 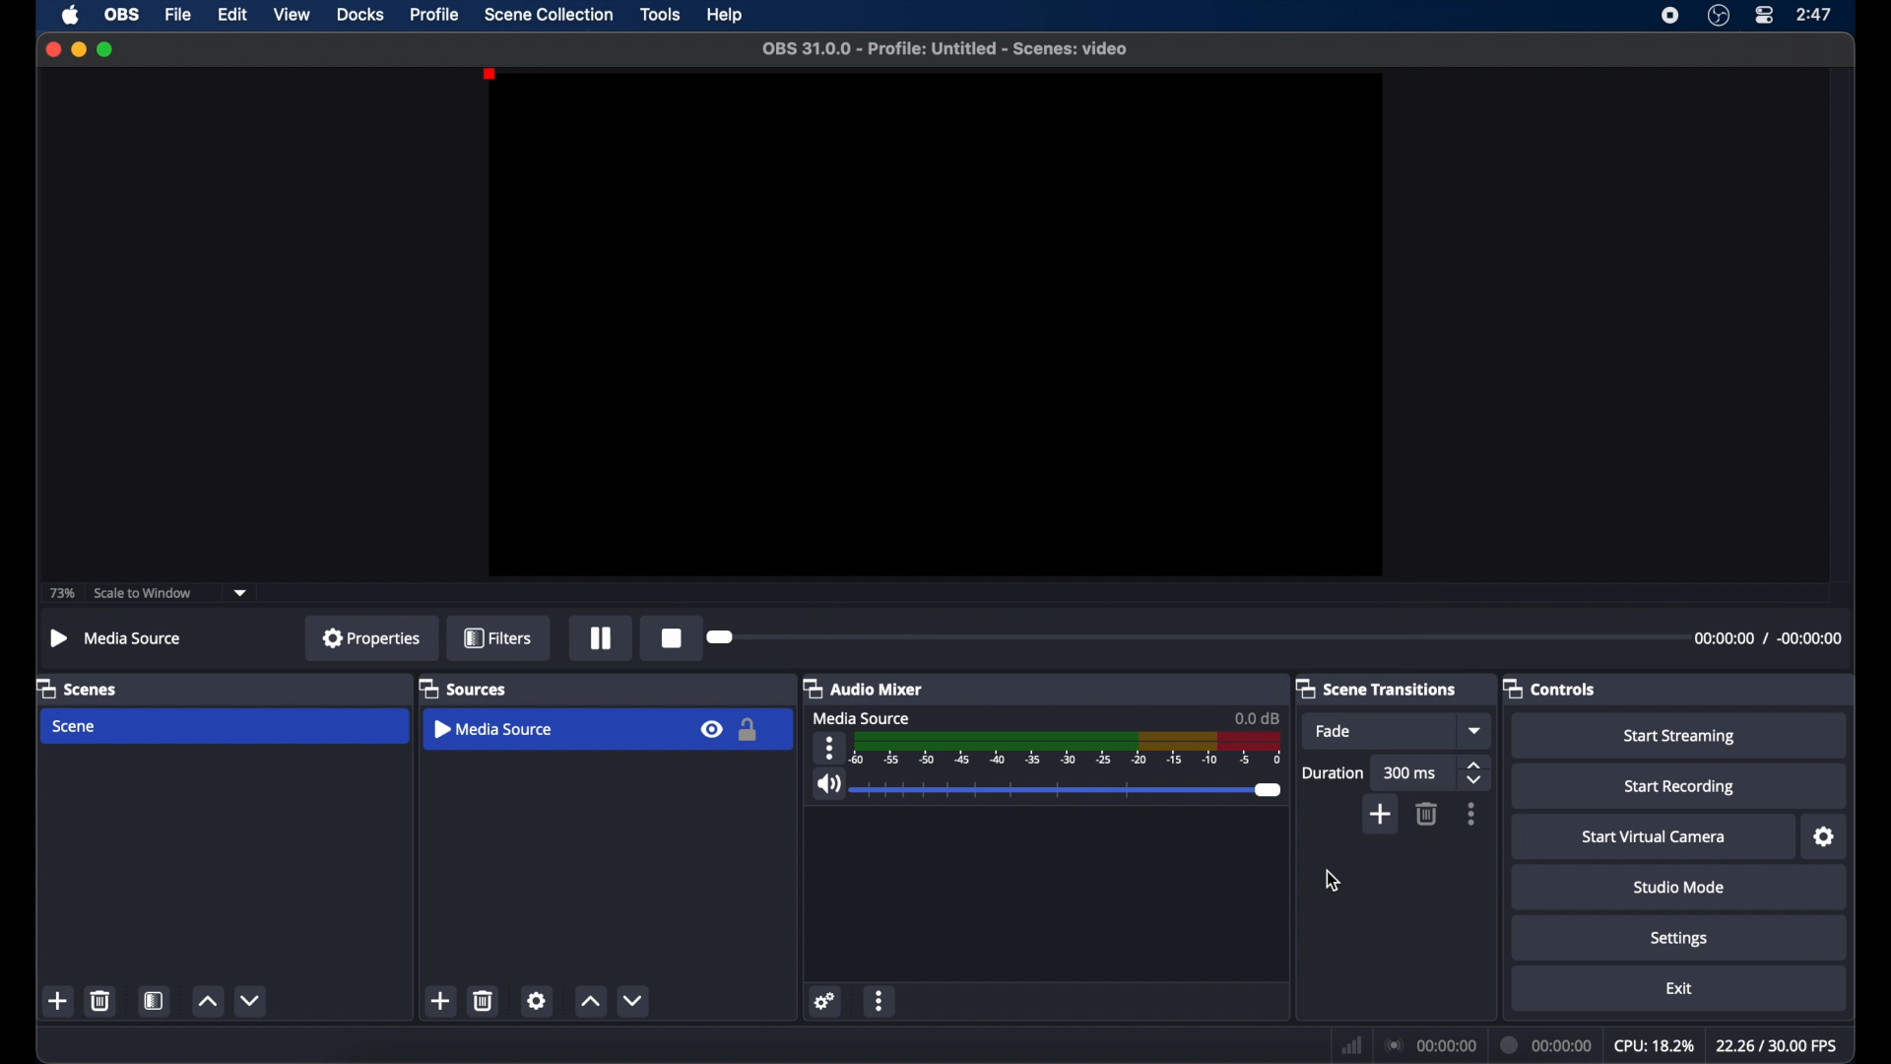 What do you see at coordinates (232, 15) in the screenshot?
I see `edit` at bounding box center [232, 15].